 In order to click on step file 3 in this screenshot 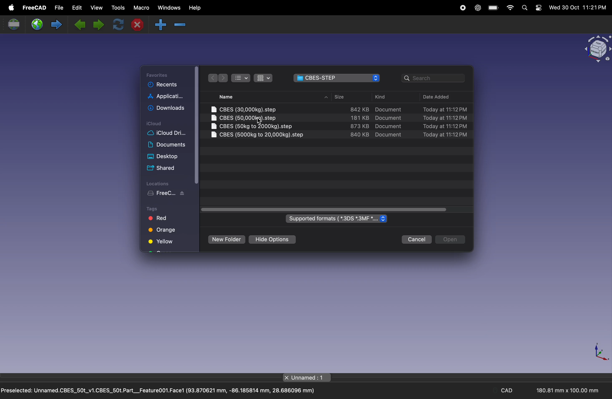, I will do `click(337, 127)`.